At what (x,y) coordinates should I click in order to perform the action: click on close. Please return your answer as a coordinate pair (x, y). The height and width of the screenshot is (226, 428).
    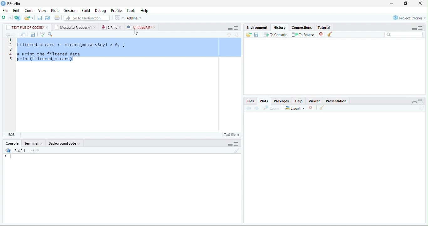
    Looking at the image, I should click on (42, 143).